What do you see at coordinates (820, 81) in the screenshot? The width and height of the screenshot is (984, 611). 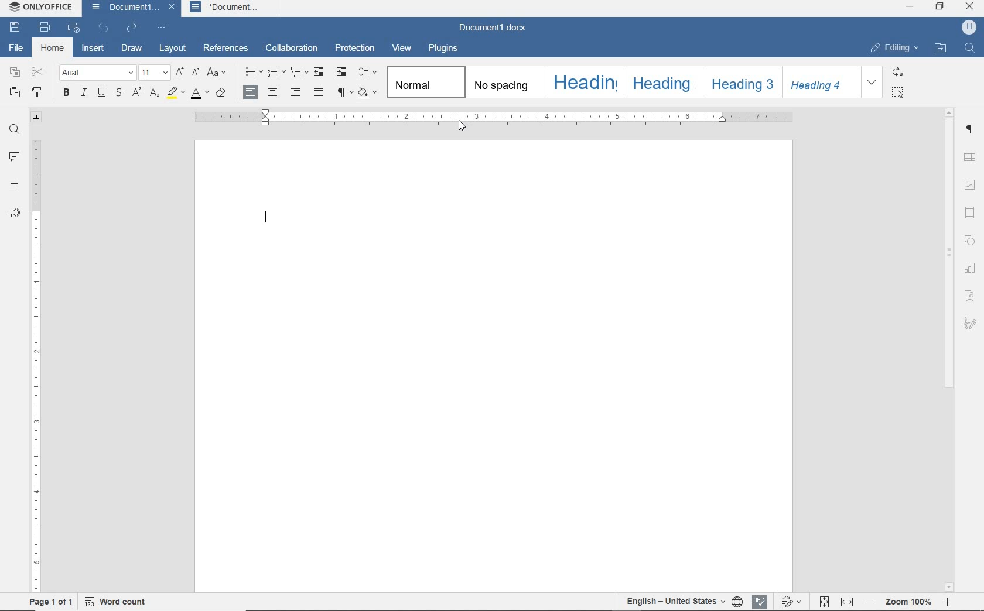 I see `HEADING 4` at bounding box center [820, 81].